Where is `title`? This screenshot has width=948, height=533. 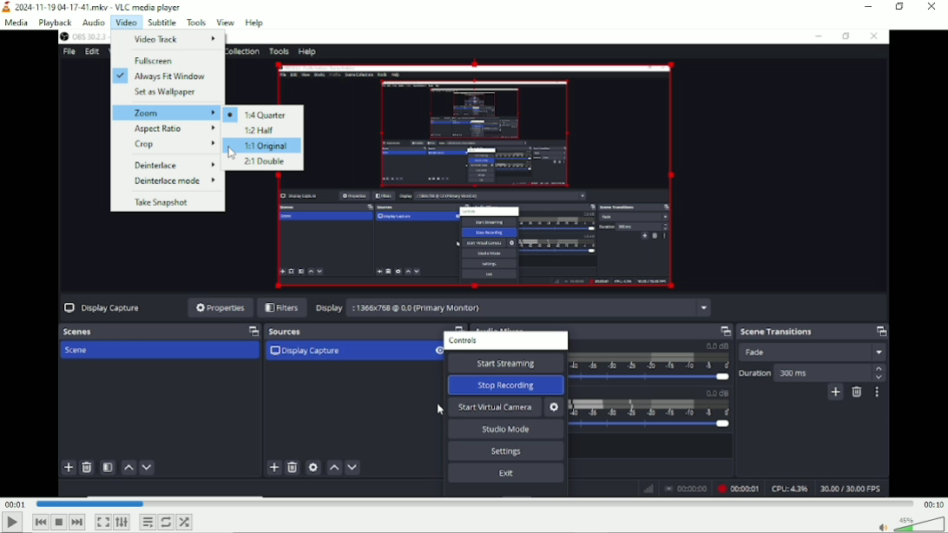 title is located at coordinates (93, 7).